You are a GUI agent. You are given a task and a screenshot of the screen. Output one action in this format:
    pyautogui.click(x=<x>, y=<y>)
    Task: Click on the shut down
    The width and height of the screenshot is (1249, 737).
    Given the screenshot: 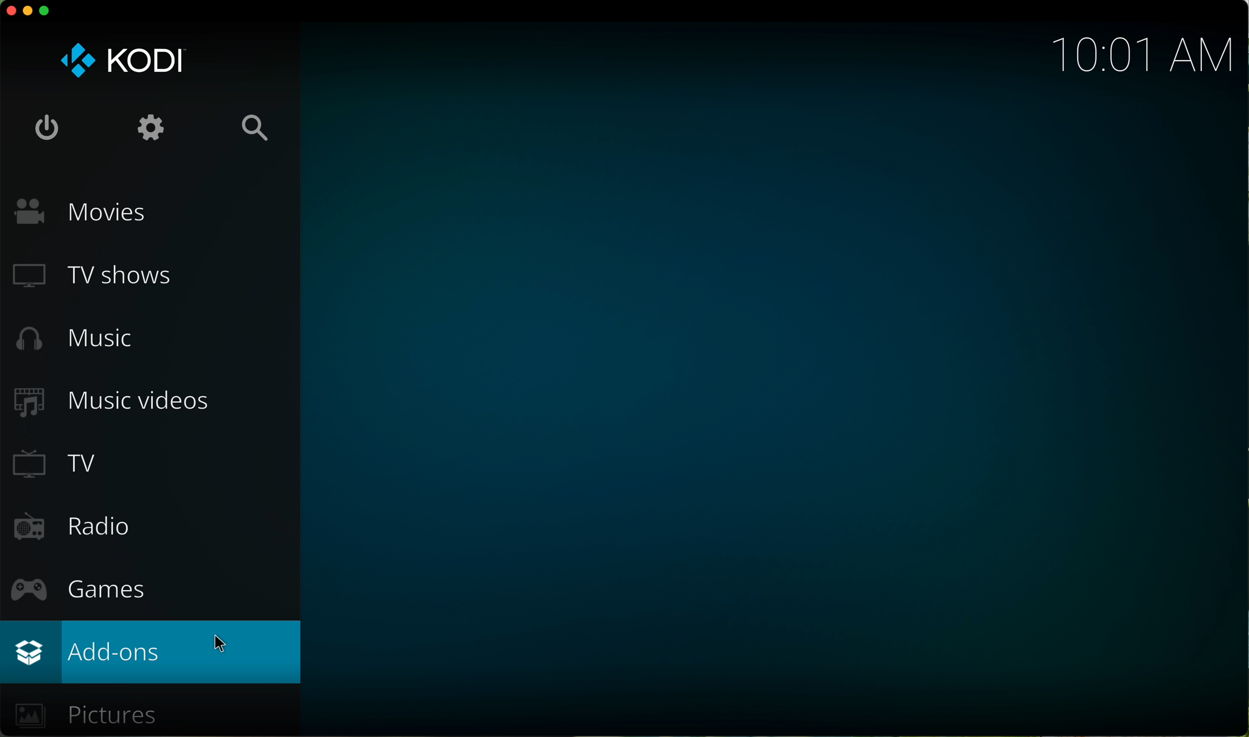 What is the action you would take?
    pyautogui.click(x=43, y=128)
    